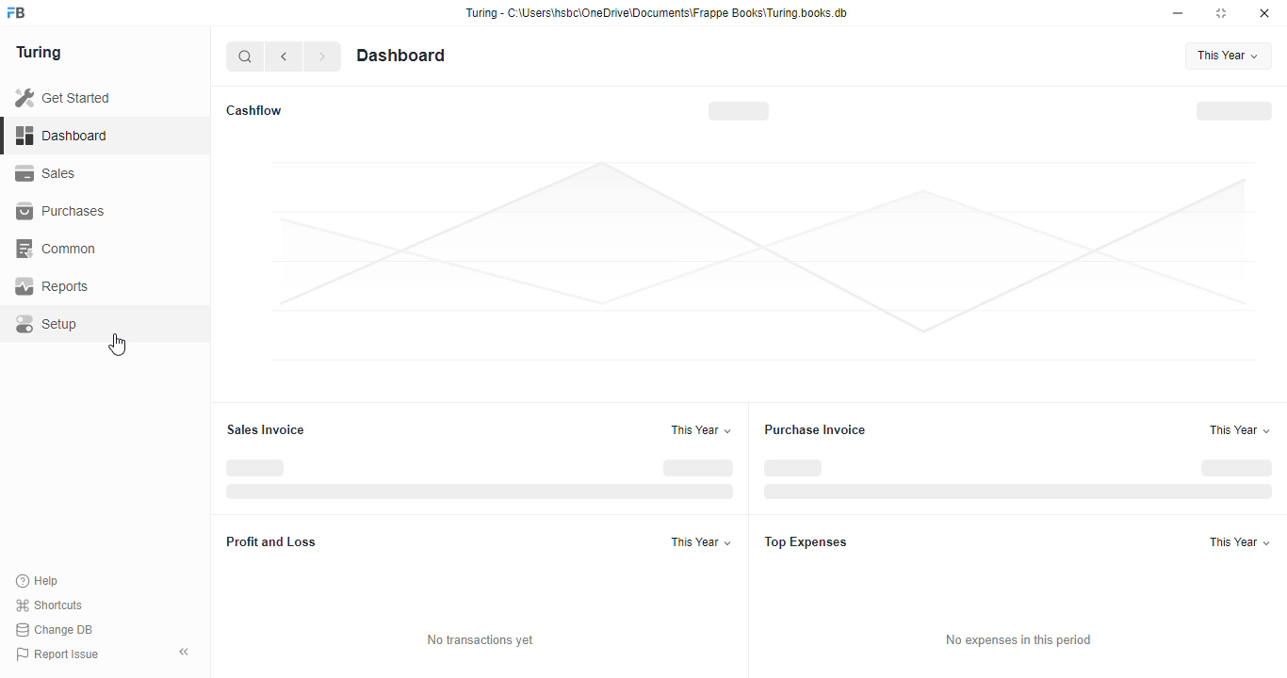 The height and width of the screenshot is (678, 1287). I want to click on setup, so click(48, 325).